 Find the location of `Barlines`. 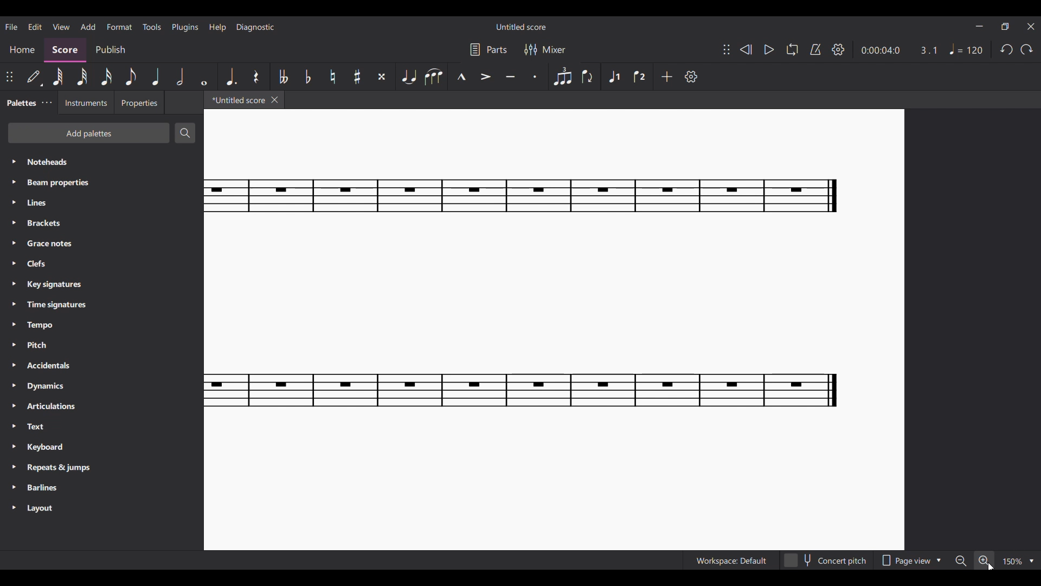

Barlines is located at coordinates (101, 487).